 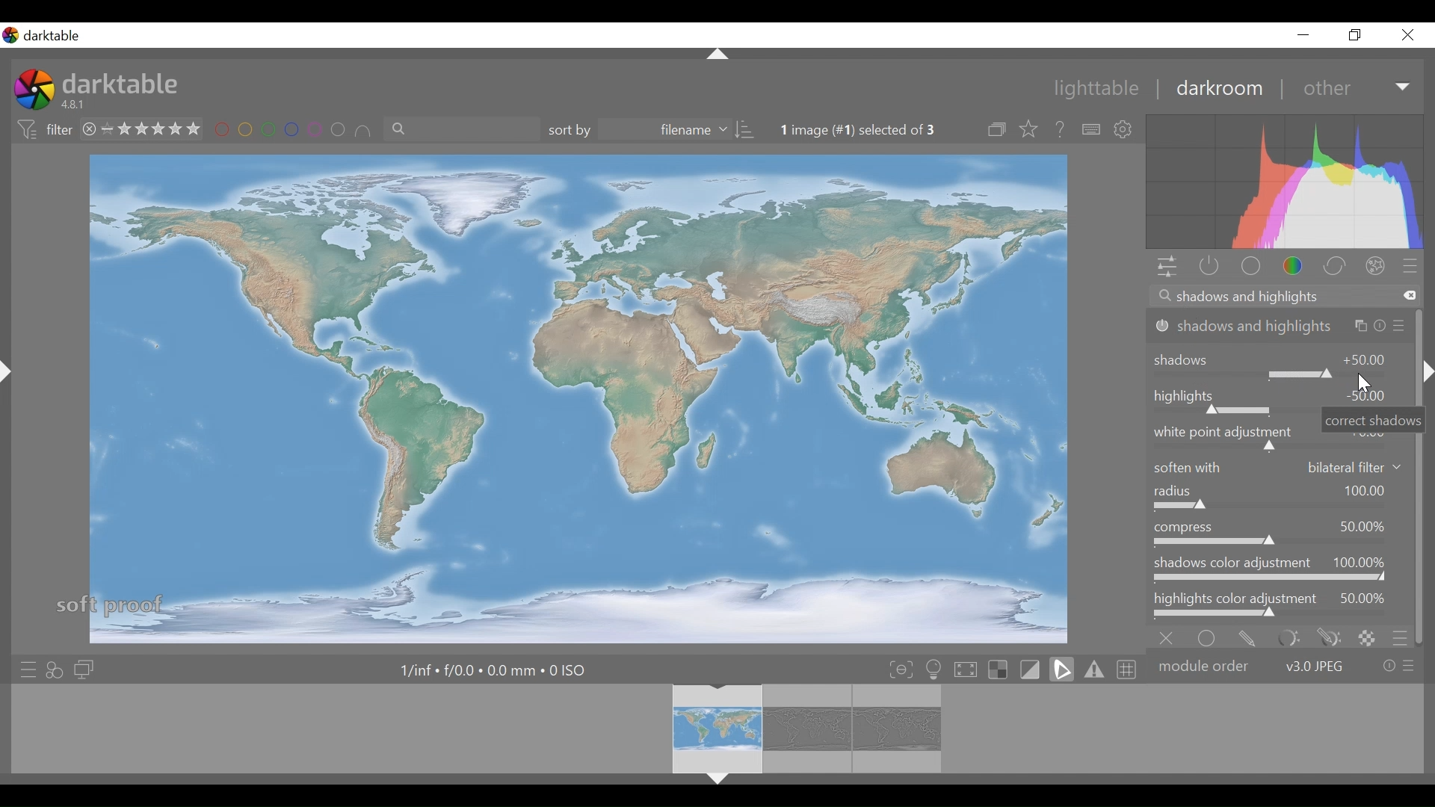 What do you see at coordinates (1250, 266) in the screenshot?
I see `base` at bounding box center [1250, 266].